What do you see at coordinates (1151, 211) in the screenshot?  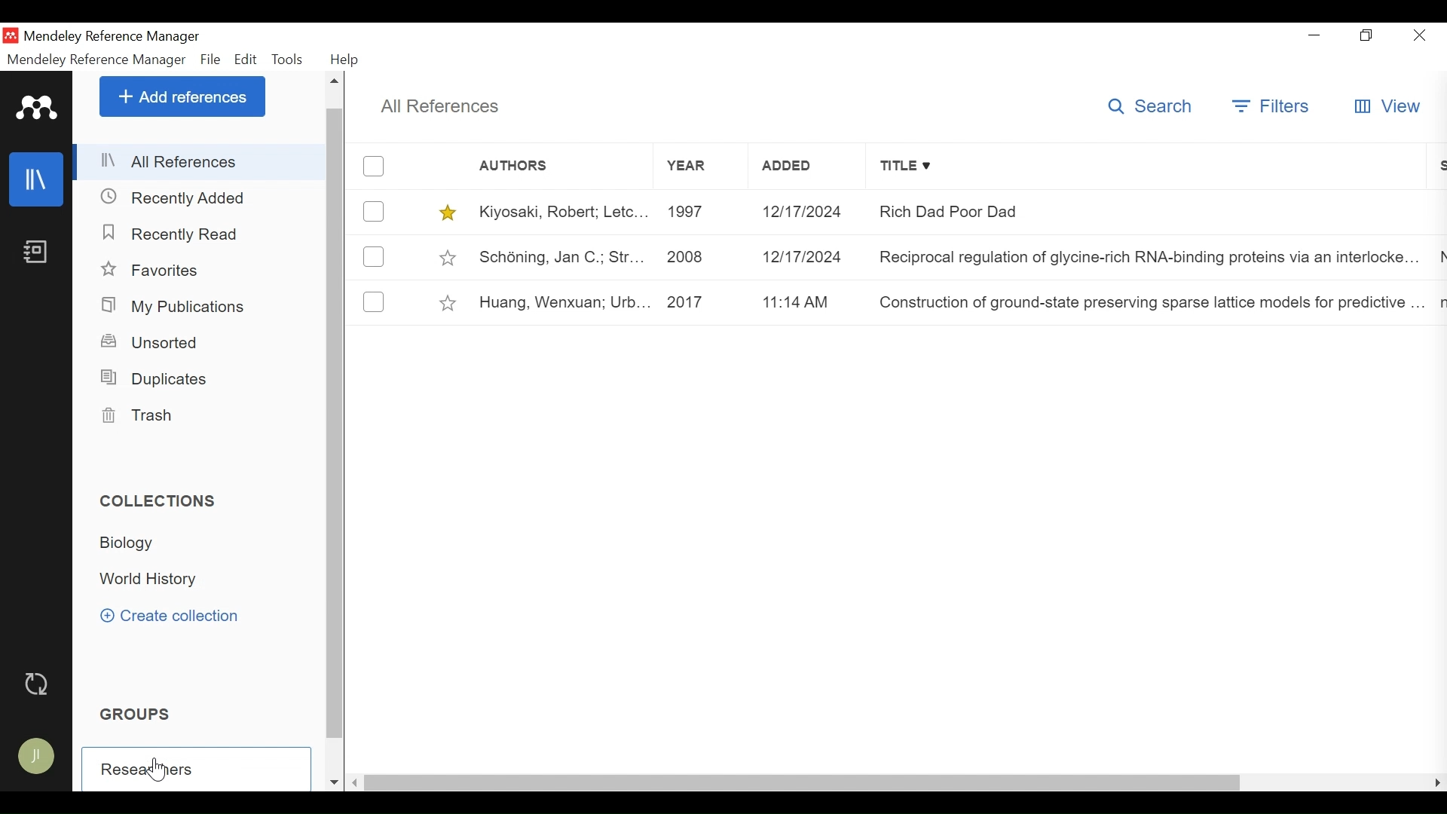 I see `Rich Dad Poor Dad` at bounding box center [1151, 211].